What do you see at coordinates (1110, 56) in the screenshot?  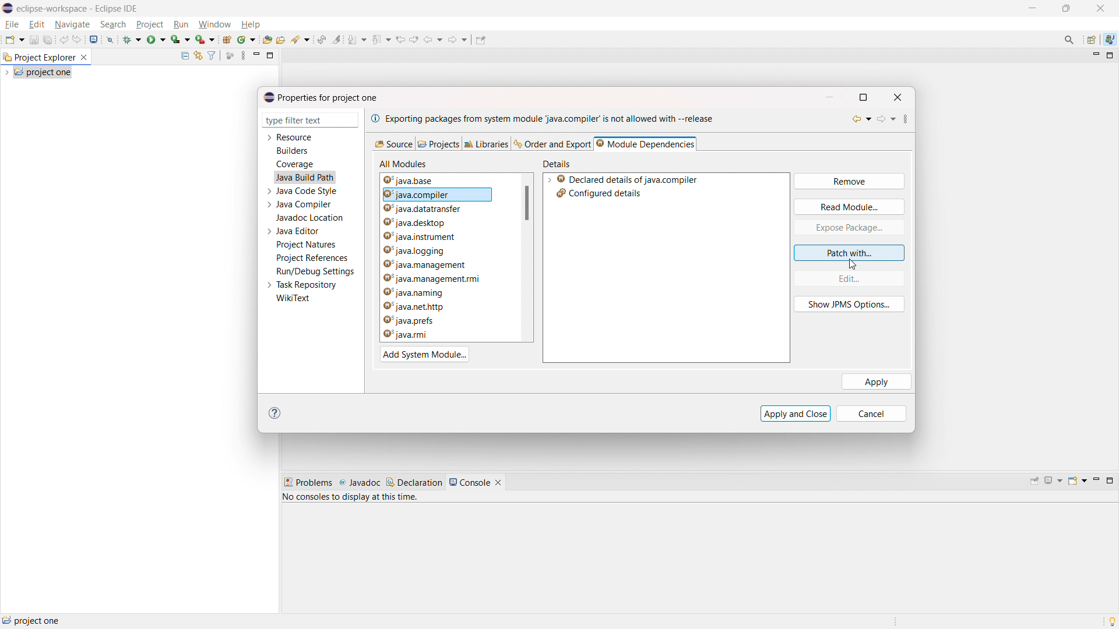 I see `maximize` at bounding box center [1110, 56].